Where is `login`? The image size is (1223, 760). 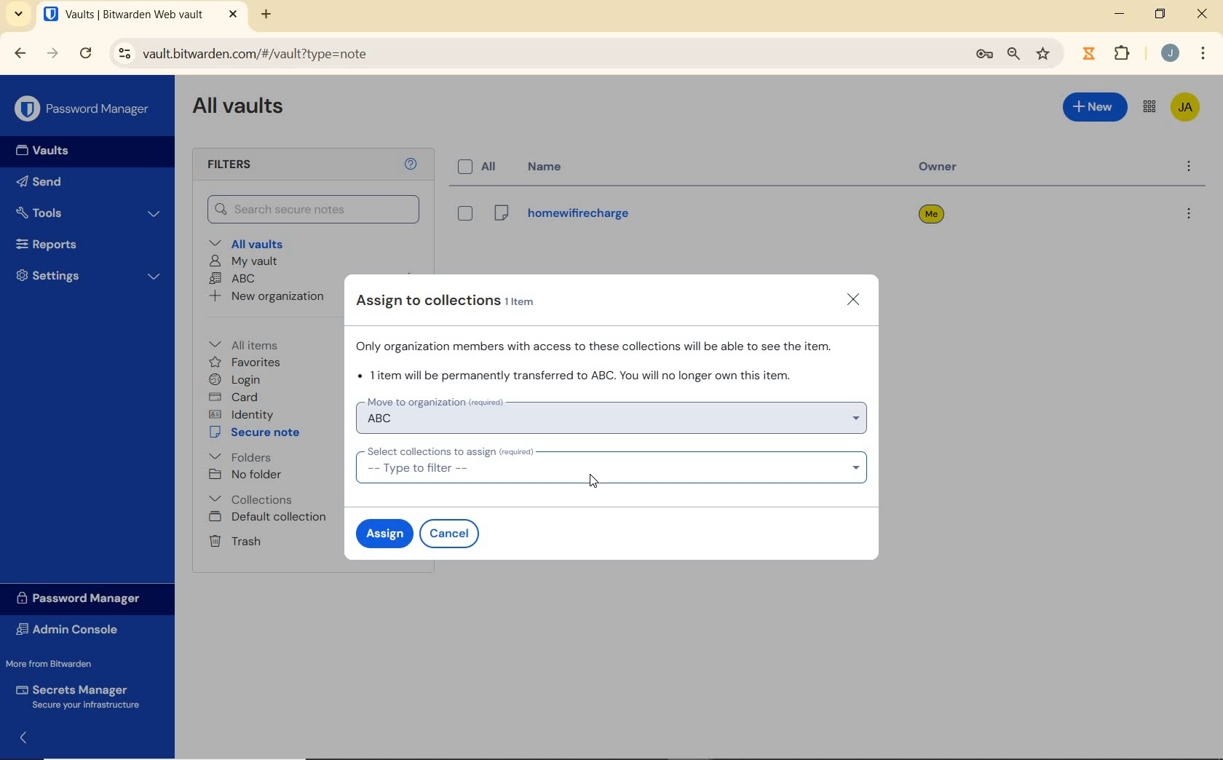
login is located at coordinates (237, 379).